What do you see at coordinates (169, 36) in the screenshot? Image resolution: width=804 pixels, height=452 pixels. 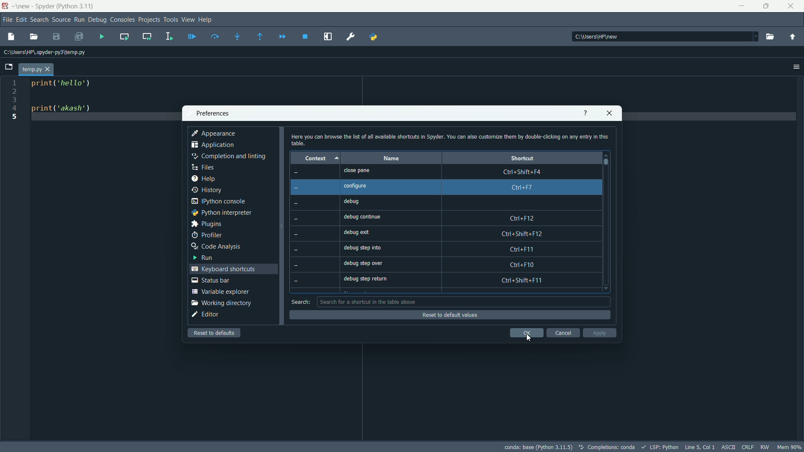 I see `run selection or current line` at bounding box center [169, 36].